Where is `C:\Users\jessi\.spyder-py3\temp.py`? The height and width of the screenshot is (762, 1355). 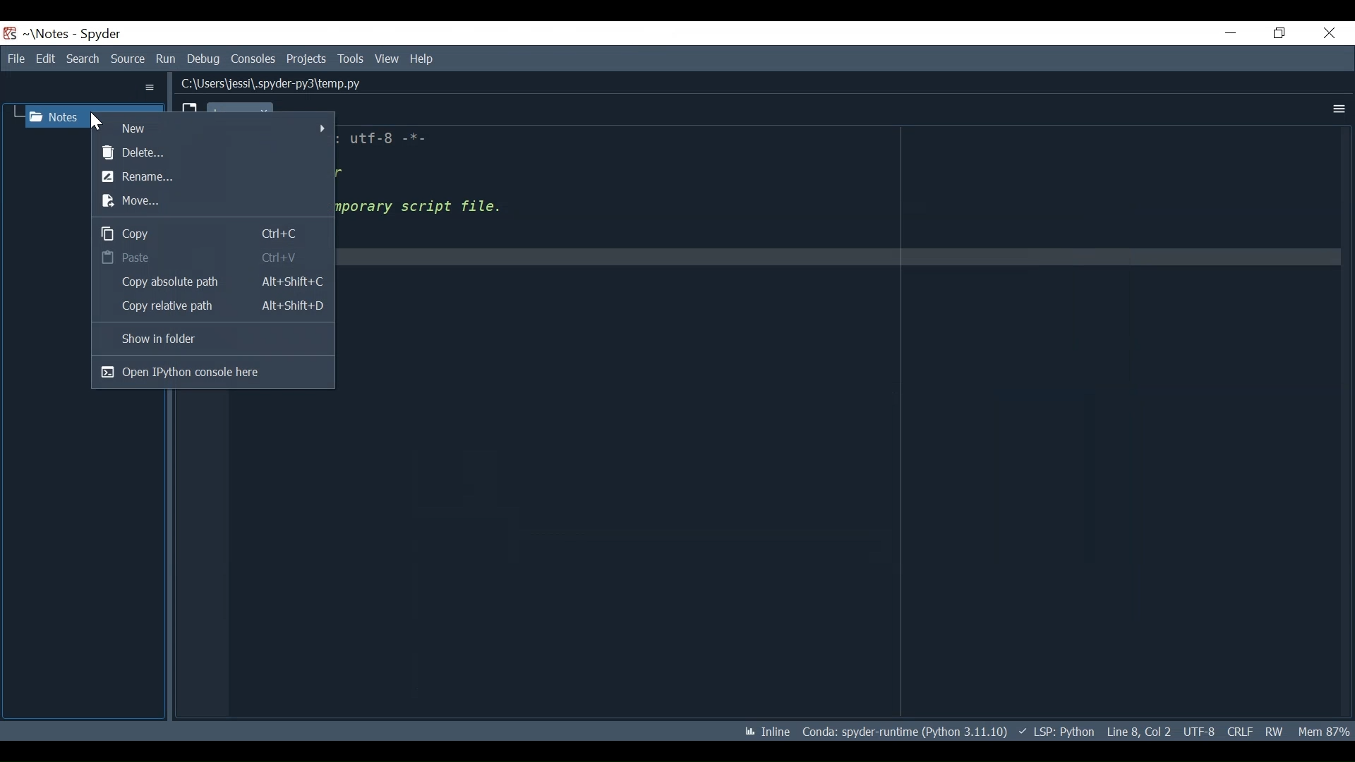 C:\Users\jessi\.spyder-py3\temp.py is located at coordinates (282, 83).